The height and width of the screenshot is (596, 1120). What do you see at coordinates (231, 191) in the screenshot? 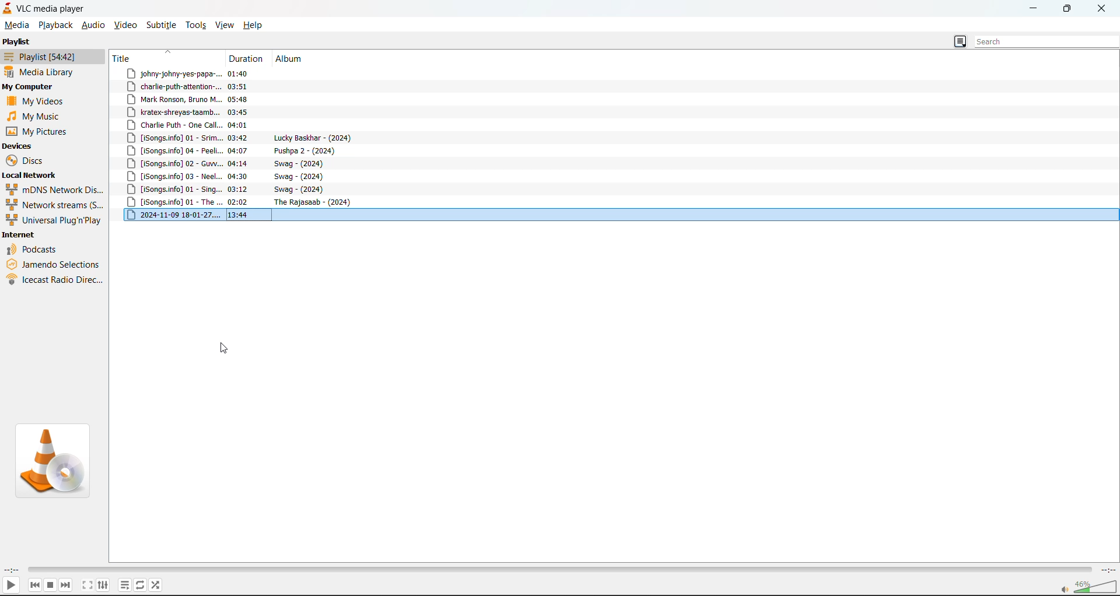
I see `track 10 title, duration and album details` at bounding box center [231, 191].